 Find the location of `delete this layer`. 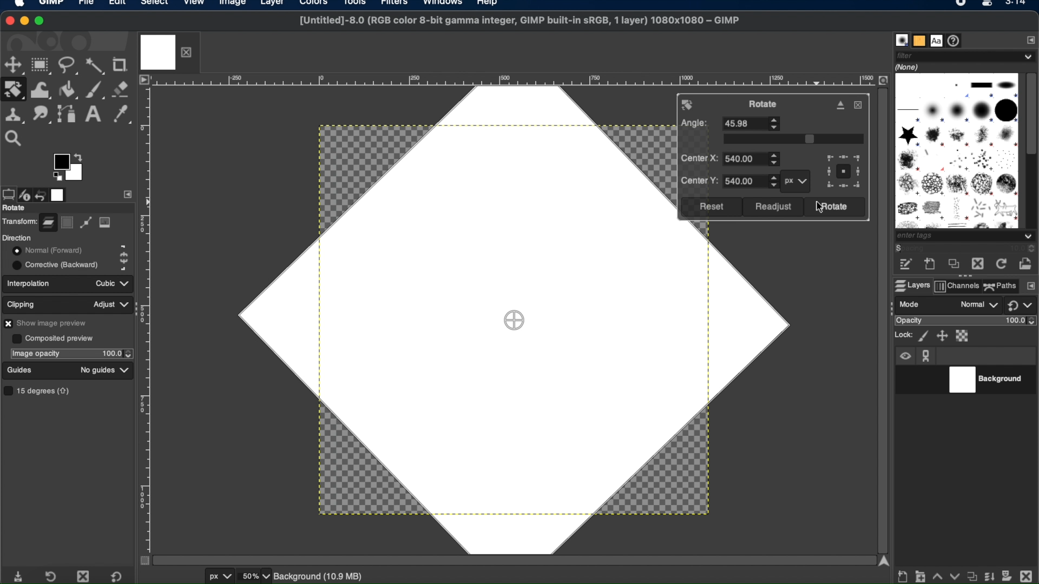

delete this layer is located at coordinates (1026, 573).